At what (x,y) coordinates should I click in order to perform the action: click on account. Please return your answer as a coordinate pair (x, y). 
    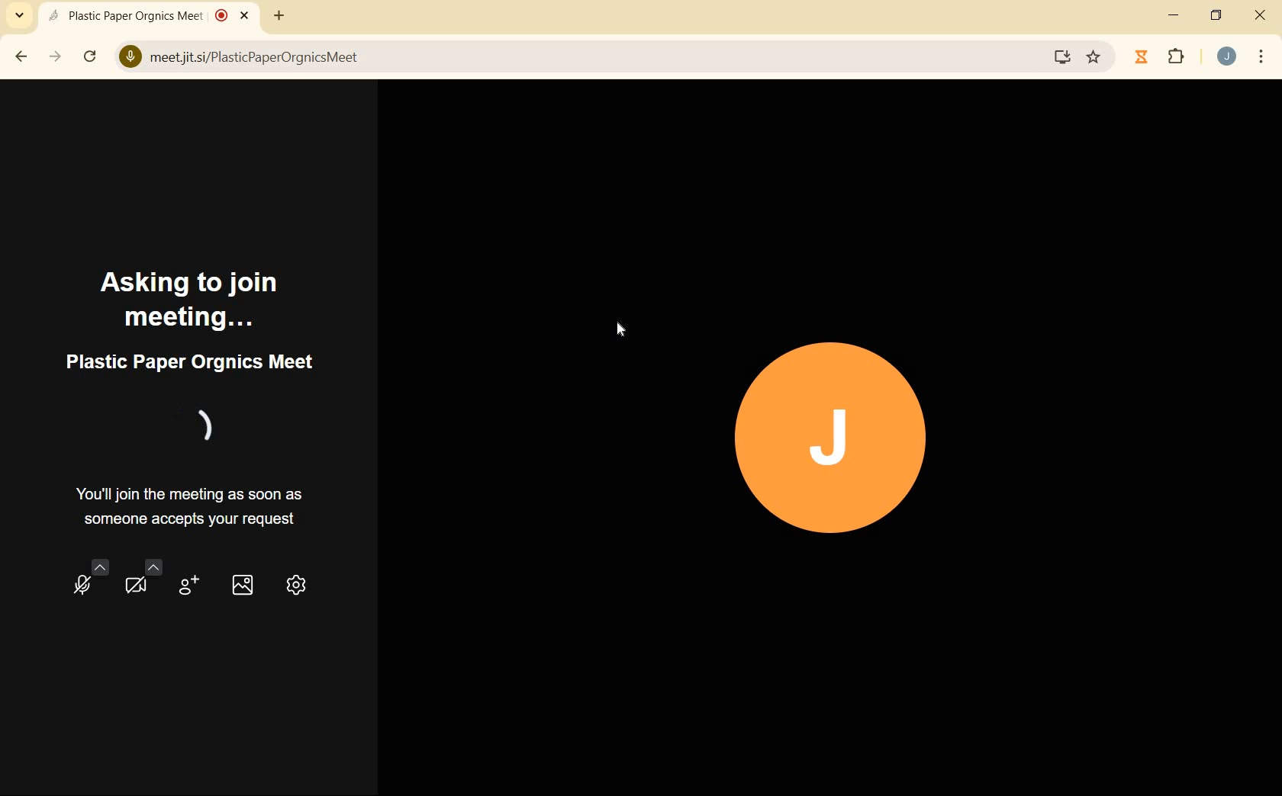
    Looking at the image, I should click on (1226, 56).